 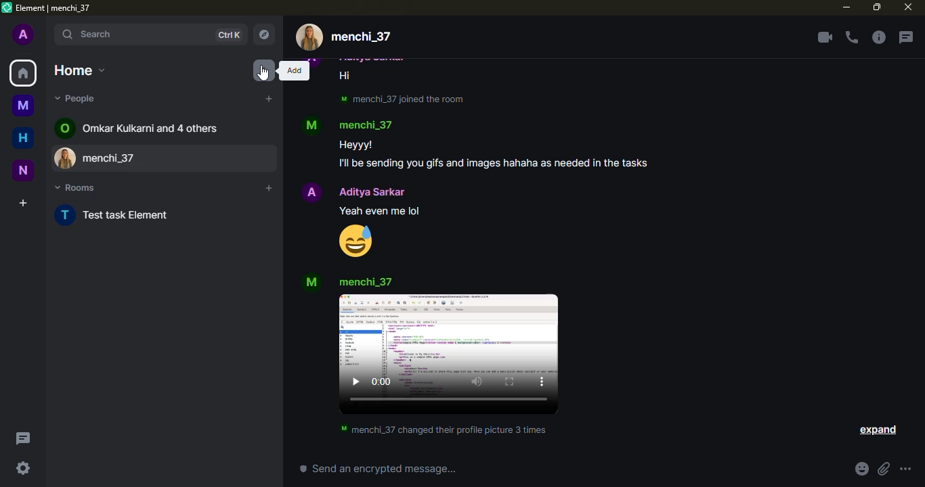 What do you see at coordinates (380, 211) in the screenshot?
I see `Yeah even me lol` at bounding box center [380, 211].